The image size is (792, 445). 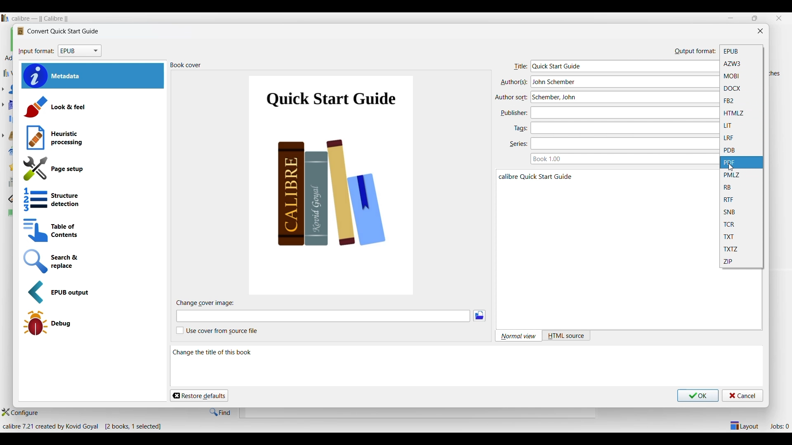 What do you see at coordinates (92, 76) in the screenshot?
I see `Metadata` at bounding box center [92, 76].